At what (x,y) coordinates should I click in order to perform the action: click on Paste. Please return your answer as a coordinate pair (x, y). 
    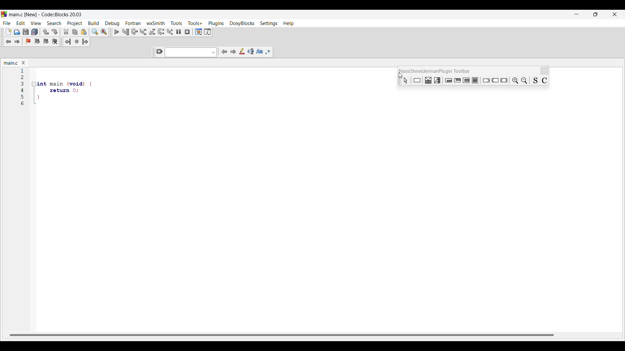
    Looking at the image, I should click on (84, 32).